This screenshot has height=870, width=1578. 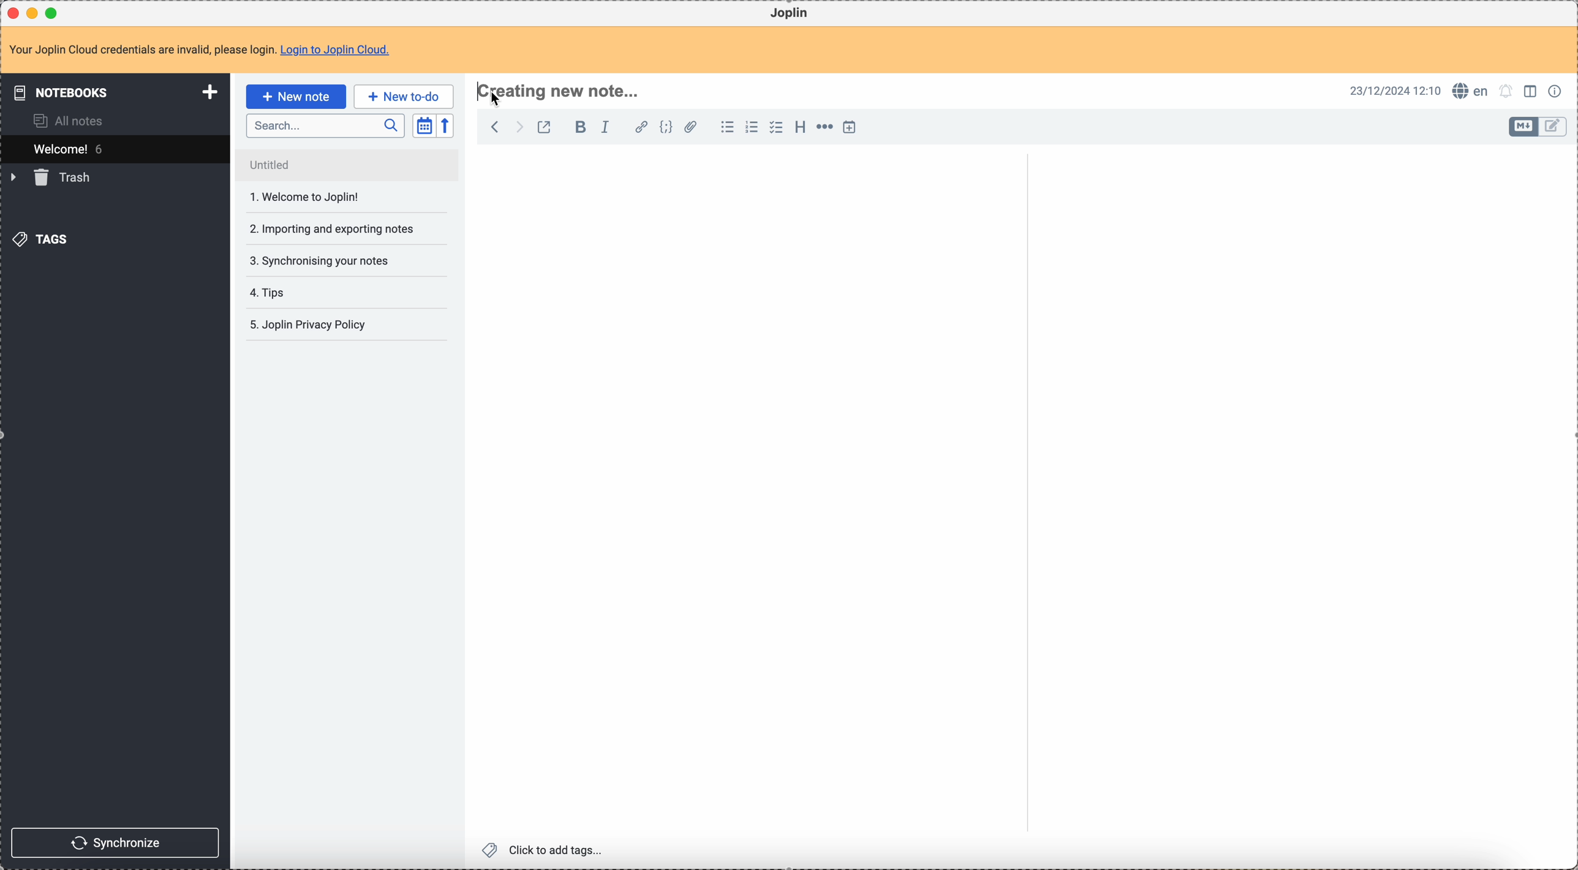 I want to click on tags, so click(x=45, y=239).